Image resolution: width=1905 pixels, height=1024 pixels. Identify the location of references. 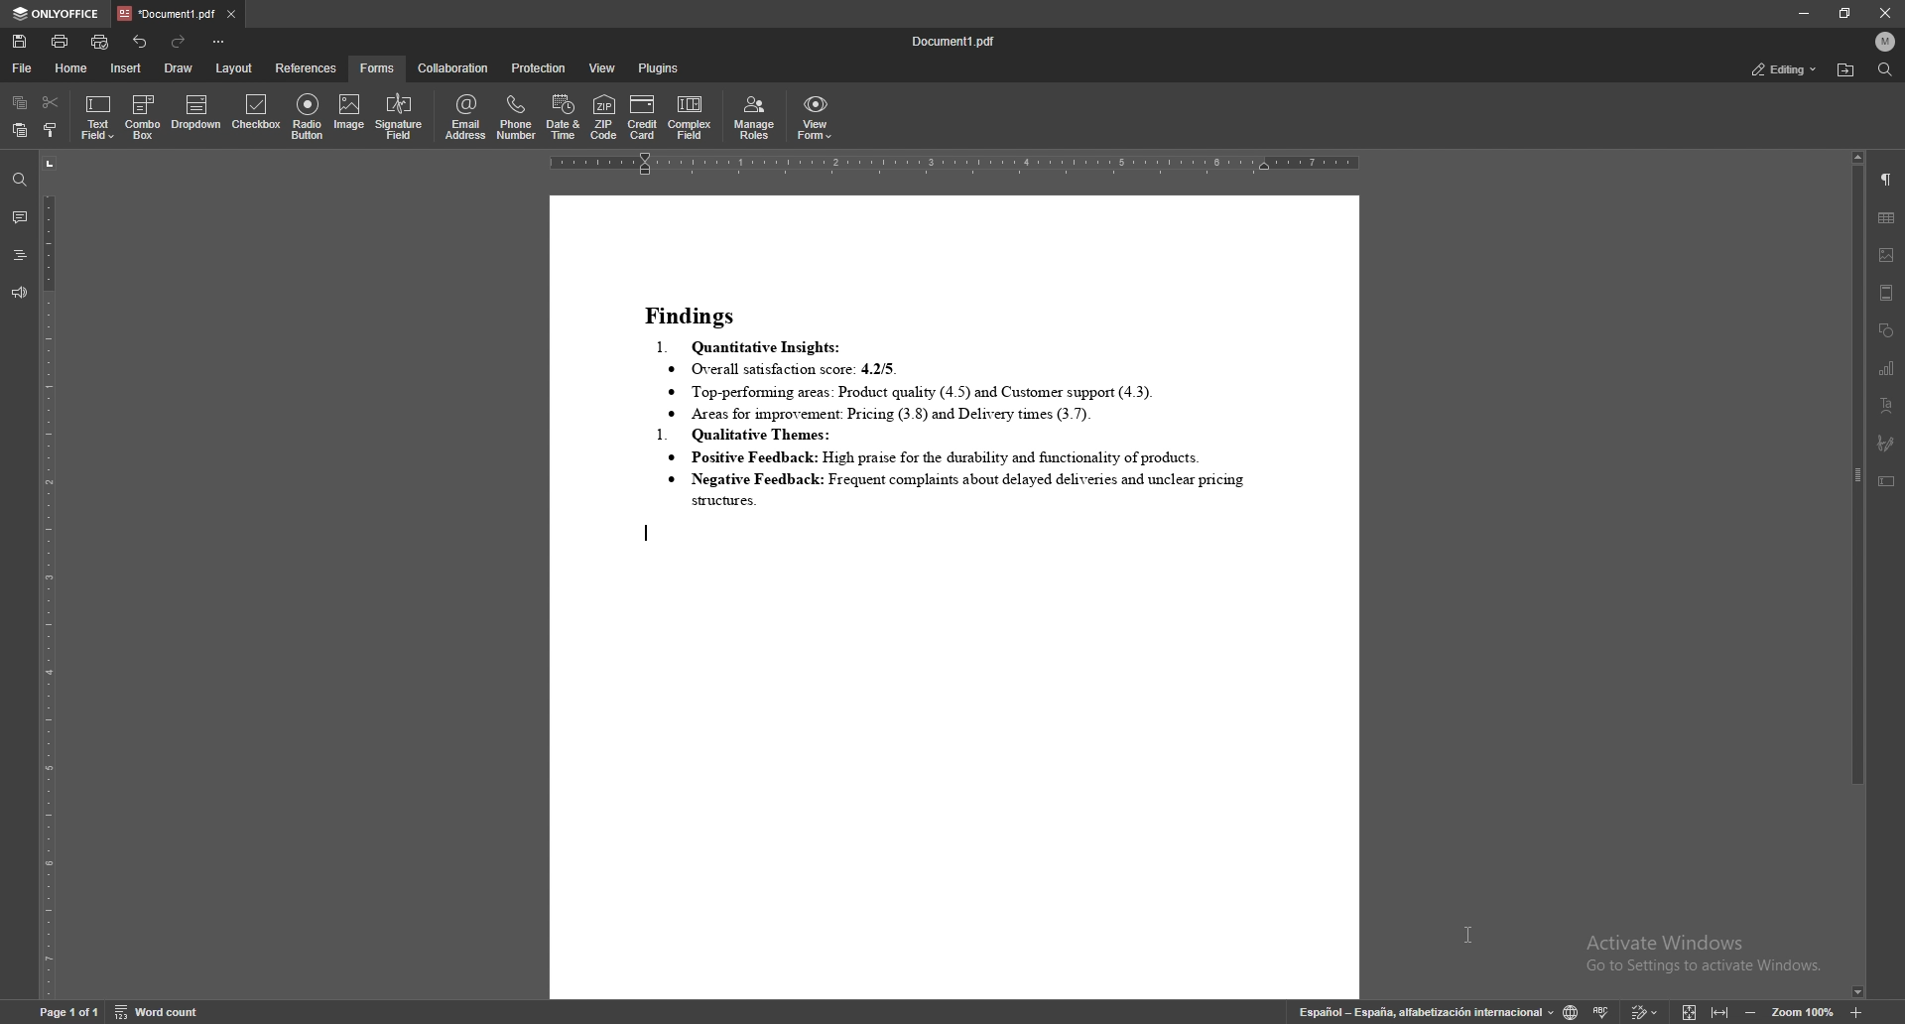
(308, 68).